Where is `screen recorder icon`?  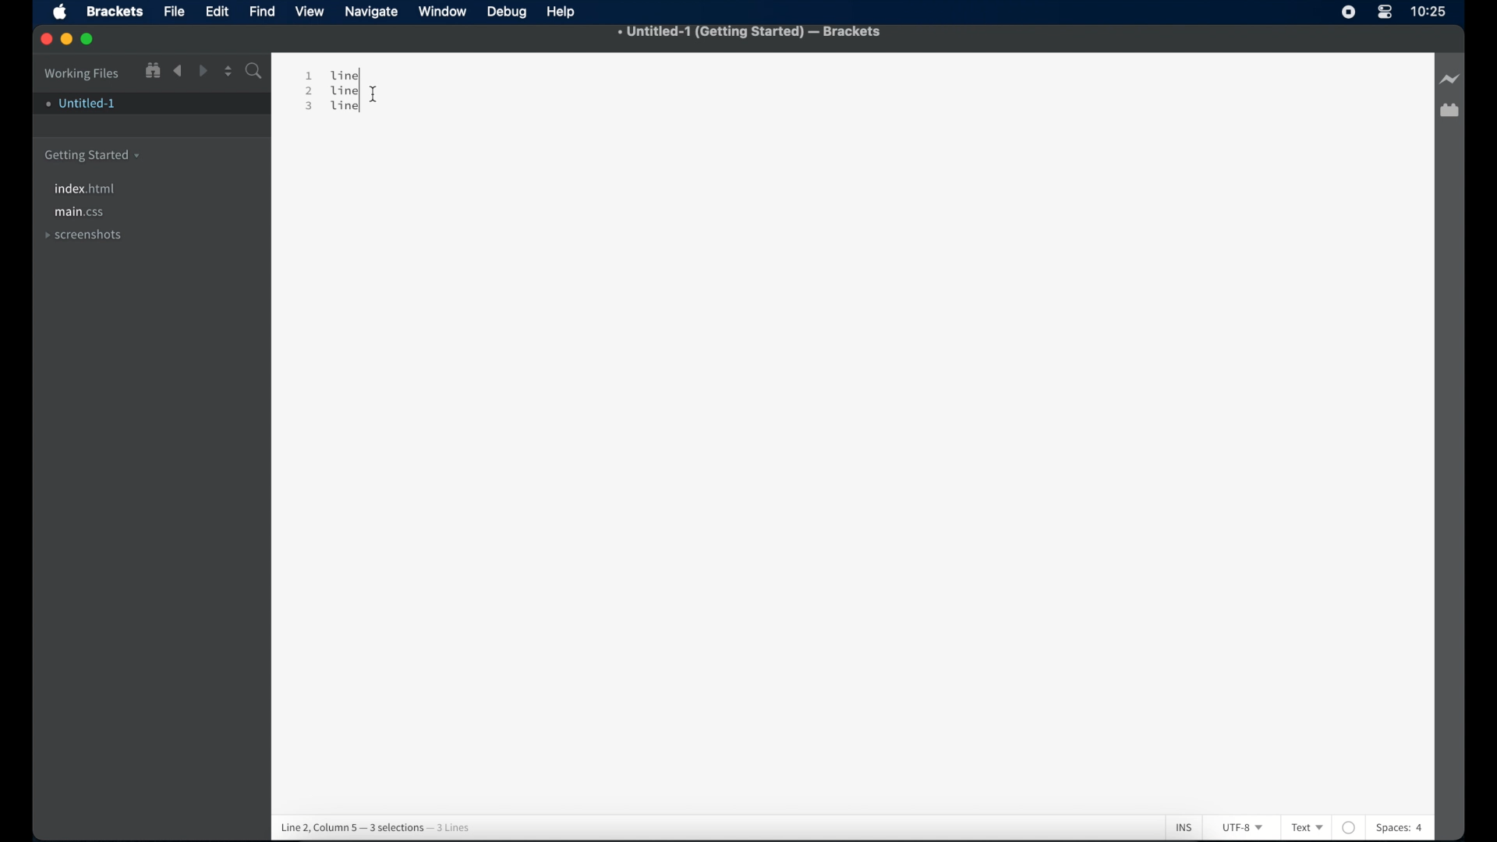
screen recorder icon is located at coordinates (1346, 11).